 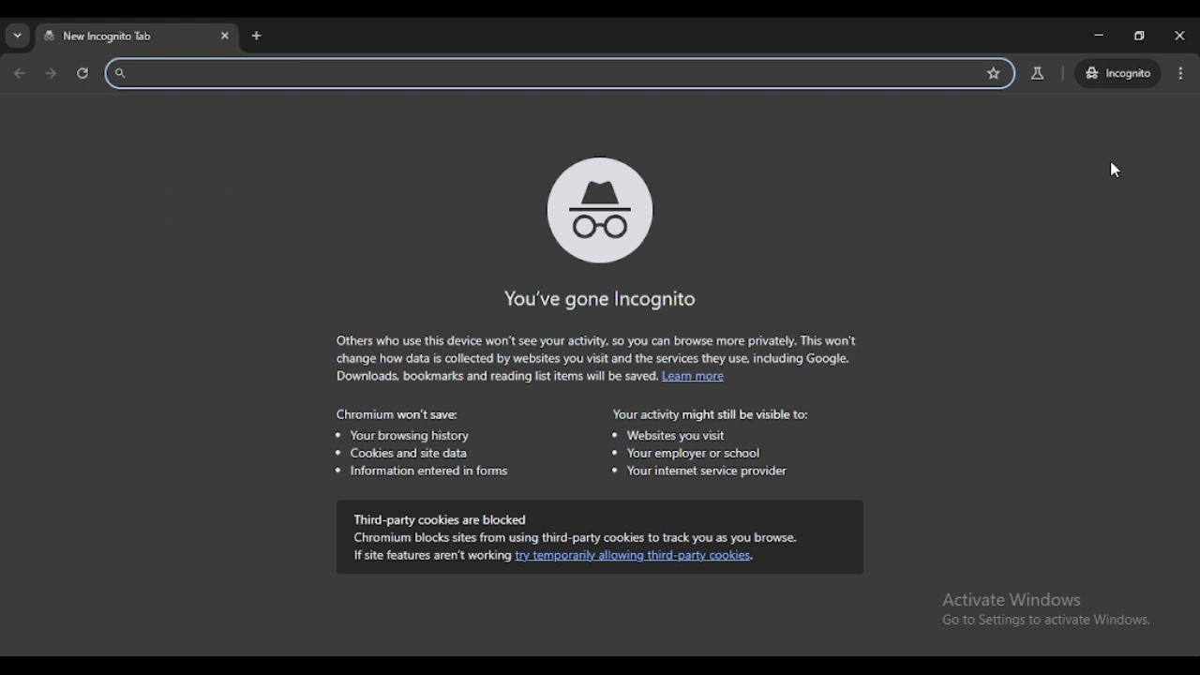 I want to click on search tabs, so click(x=17, y=37).